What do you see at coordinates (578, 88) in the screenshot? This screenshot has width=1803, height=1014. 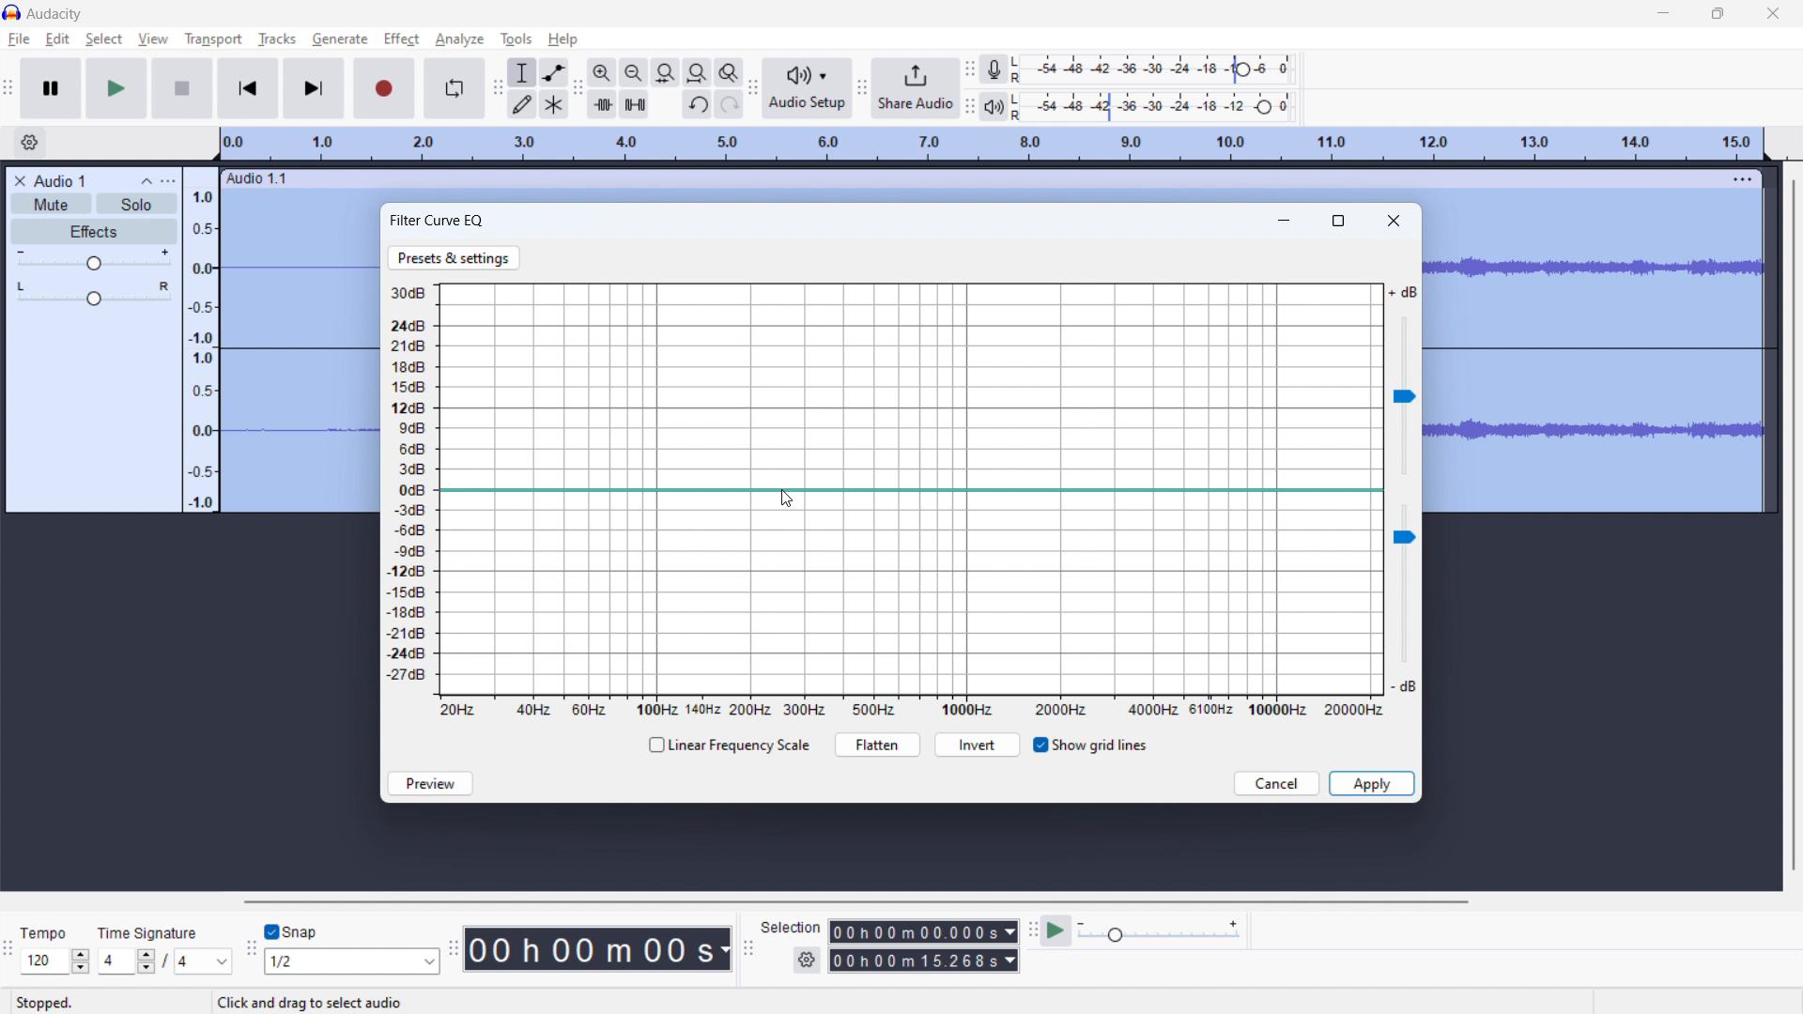 I see `edit toolbar` at bounding box center [578, 88].